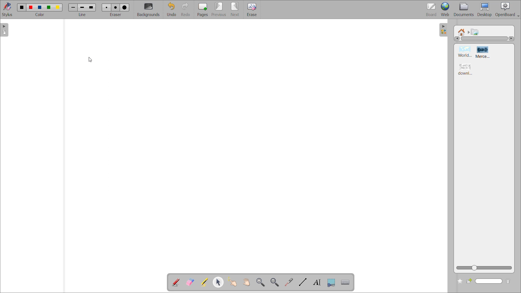 Image resolution: width=521 pixels, height=293 pixels. What do you see at coordinates (483, 268) in the screenshot?
I see `zoom slider` at bounding box center [483, 268].